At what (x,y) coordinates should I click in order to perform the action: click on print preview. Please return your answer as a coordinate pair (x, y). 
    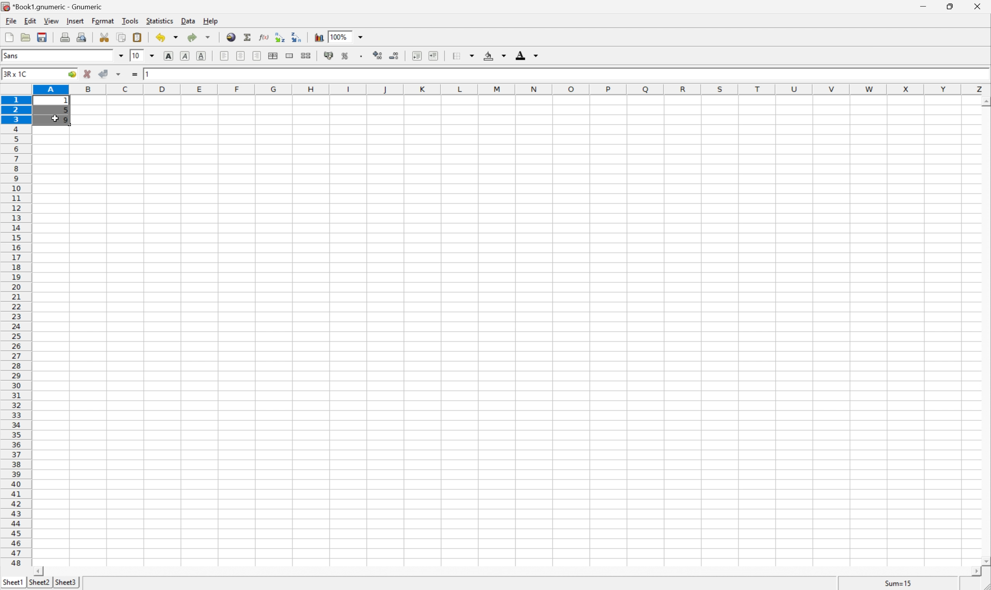
    Looking at the image, I should click on (81, 36).